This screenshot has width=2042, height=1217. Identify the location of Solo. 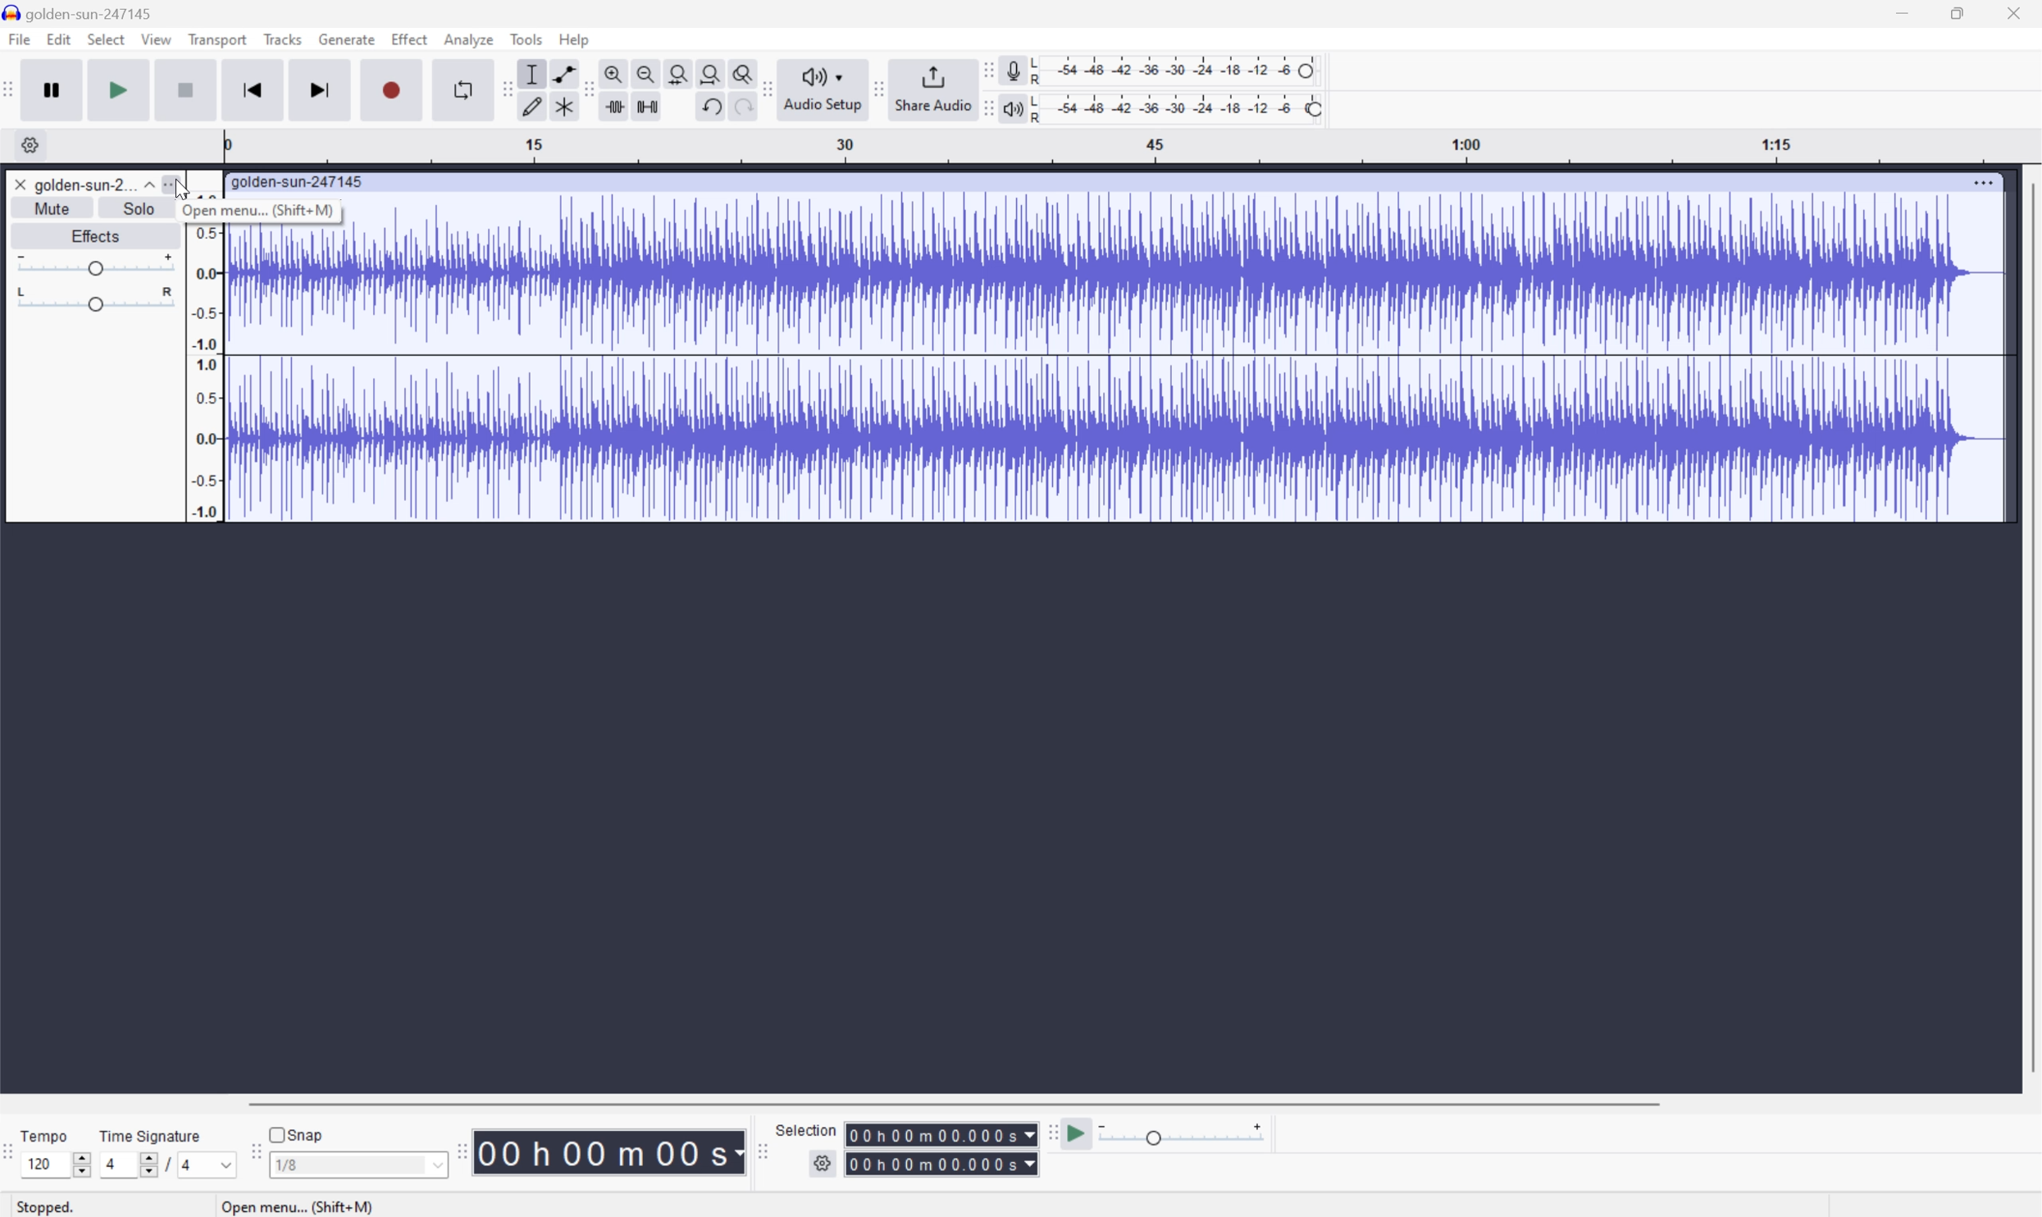
(139, 211).